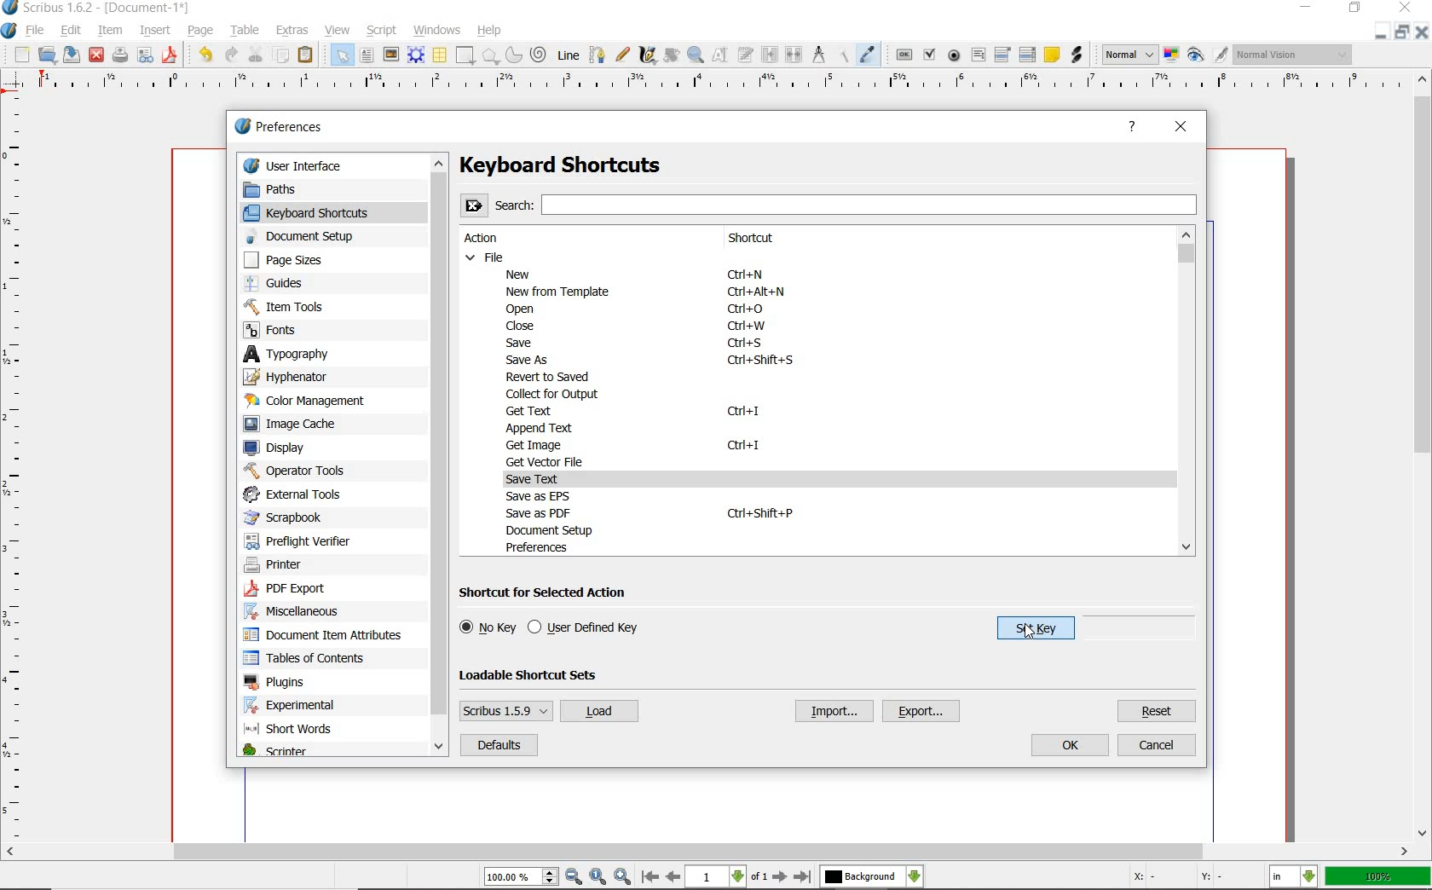 This screenshot has width=1432, height=890. What do you see at coordinates (598, 712) in the screenshot?
I see `load` at bounding box center [598, 712].